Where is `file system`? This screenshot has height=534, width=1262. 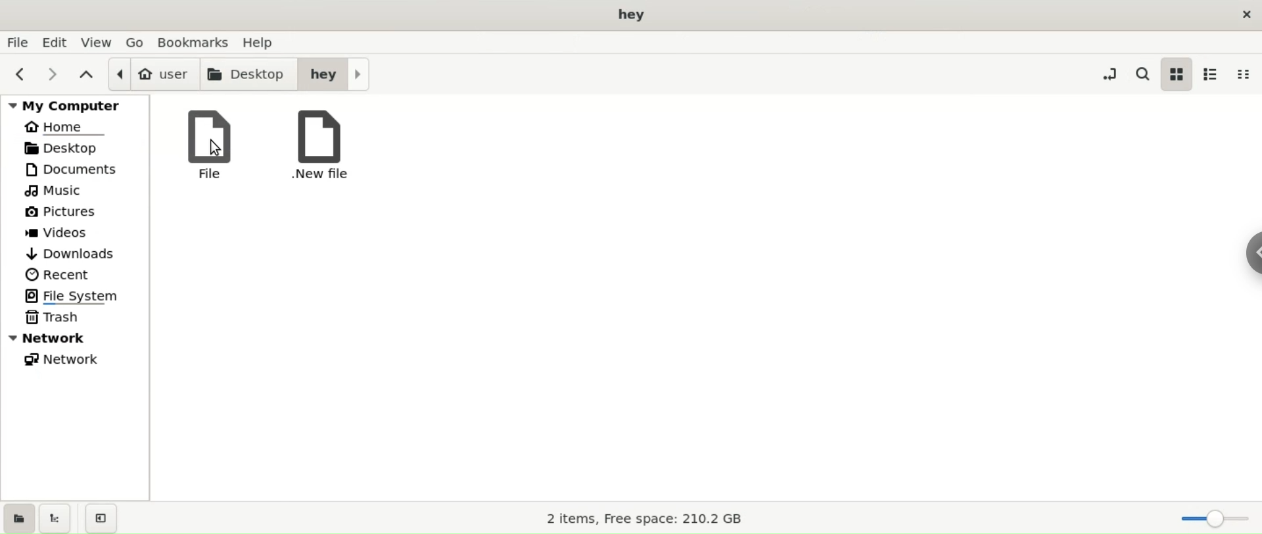
file system is located at coordinates (75, 295).